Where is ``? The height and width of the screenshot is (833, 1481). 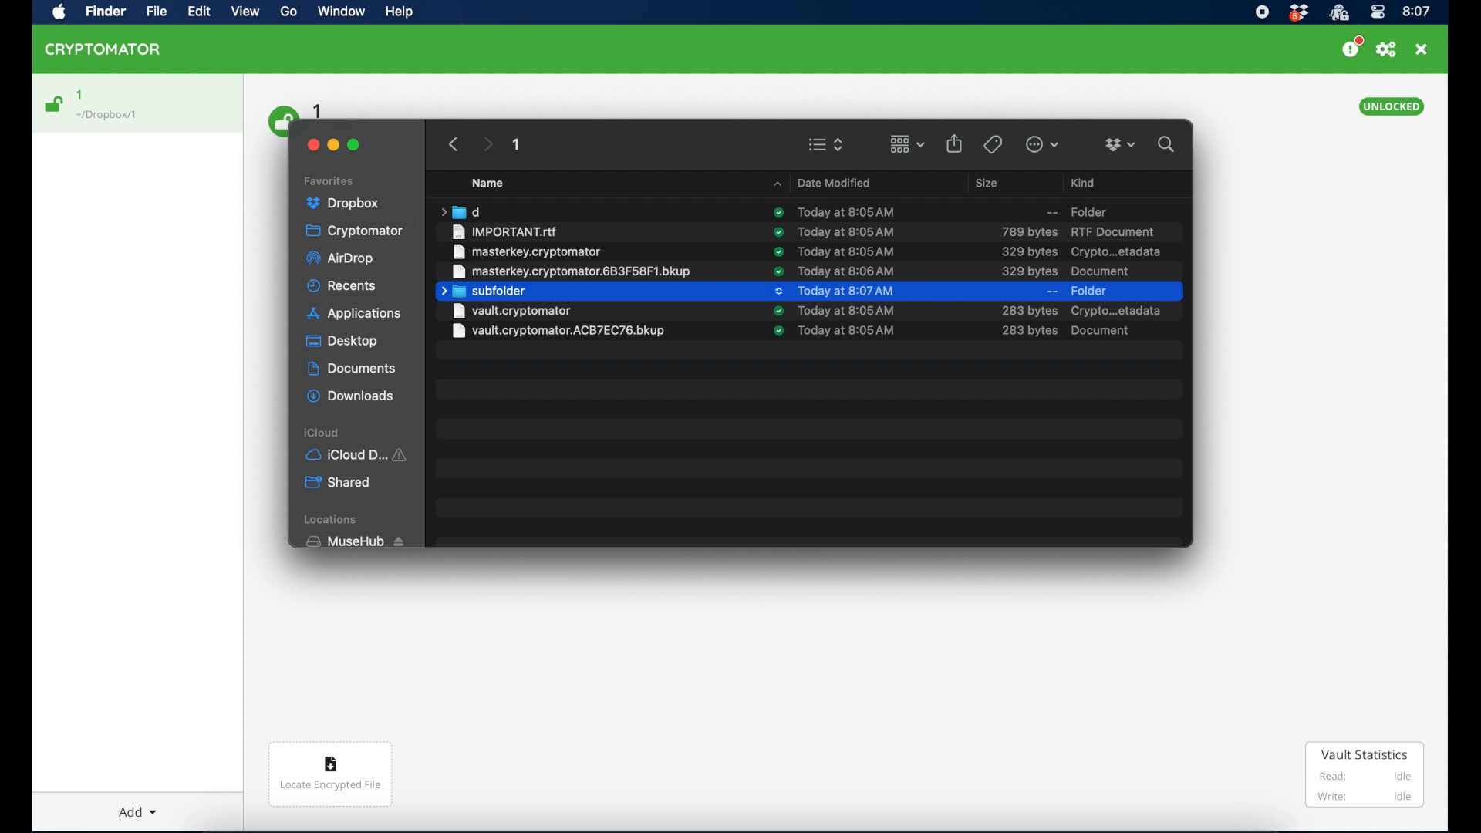
 is located at coordinates (778, 271).